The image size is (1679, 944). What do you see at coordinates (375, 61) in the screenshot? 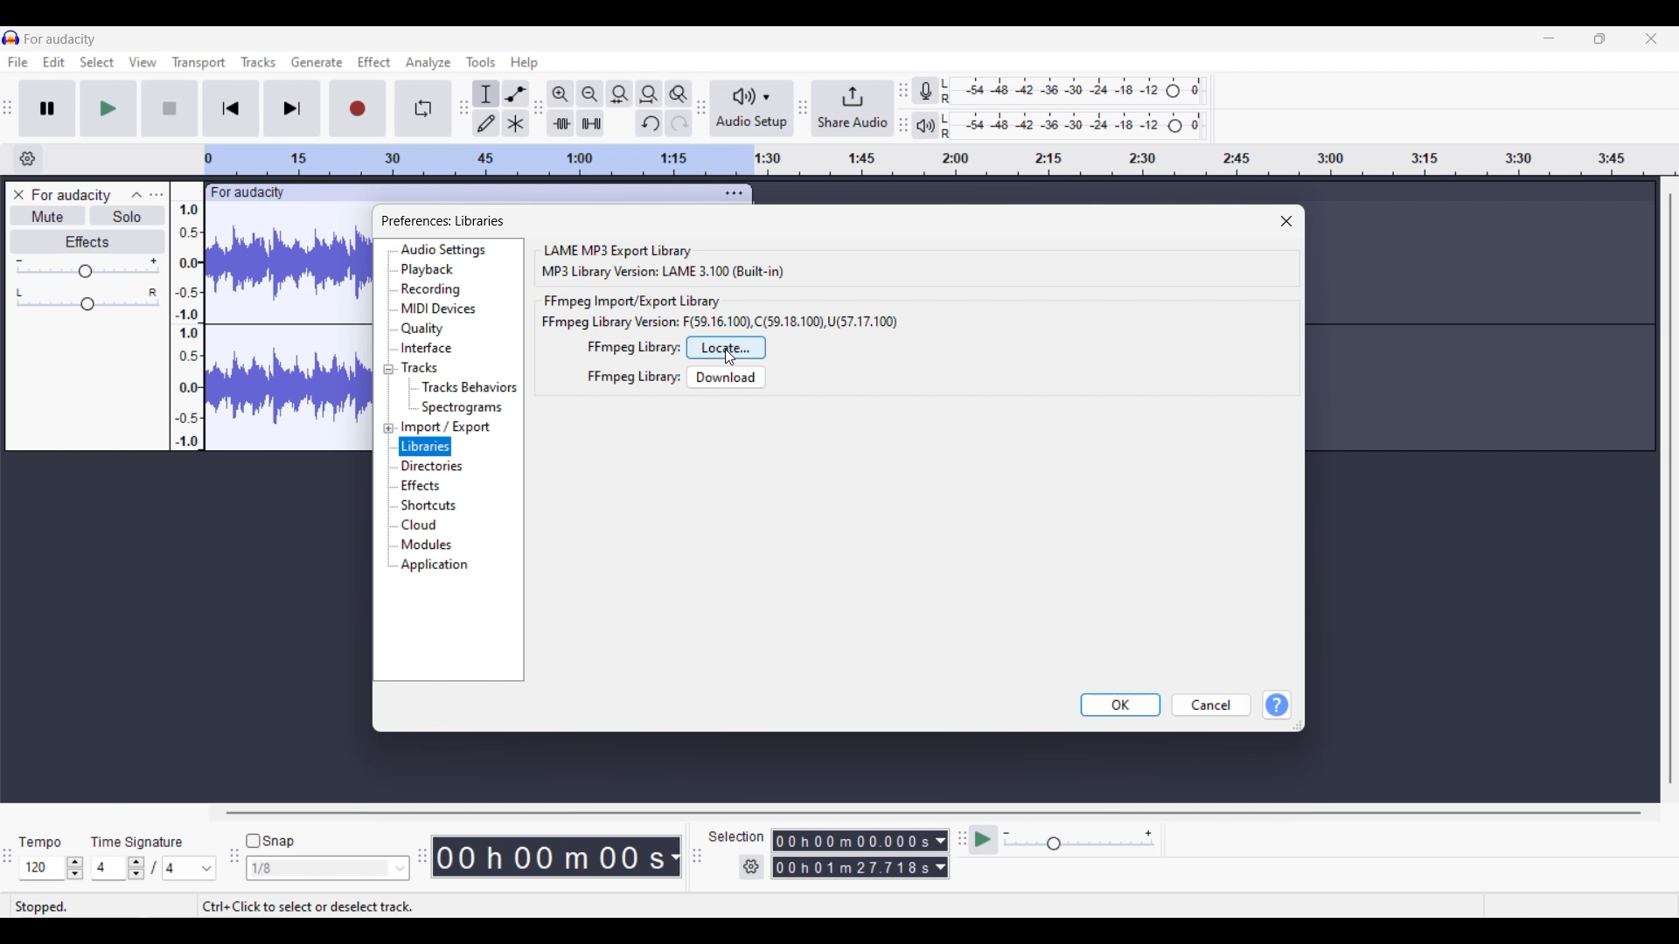
I see `Effect menu` at bounding box center [375, 61].